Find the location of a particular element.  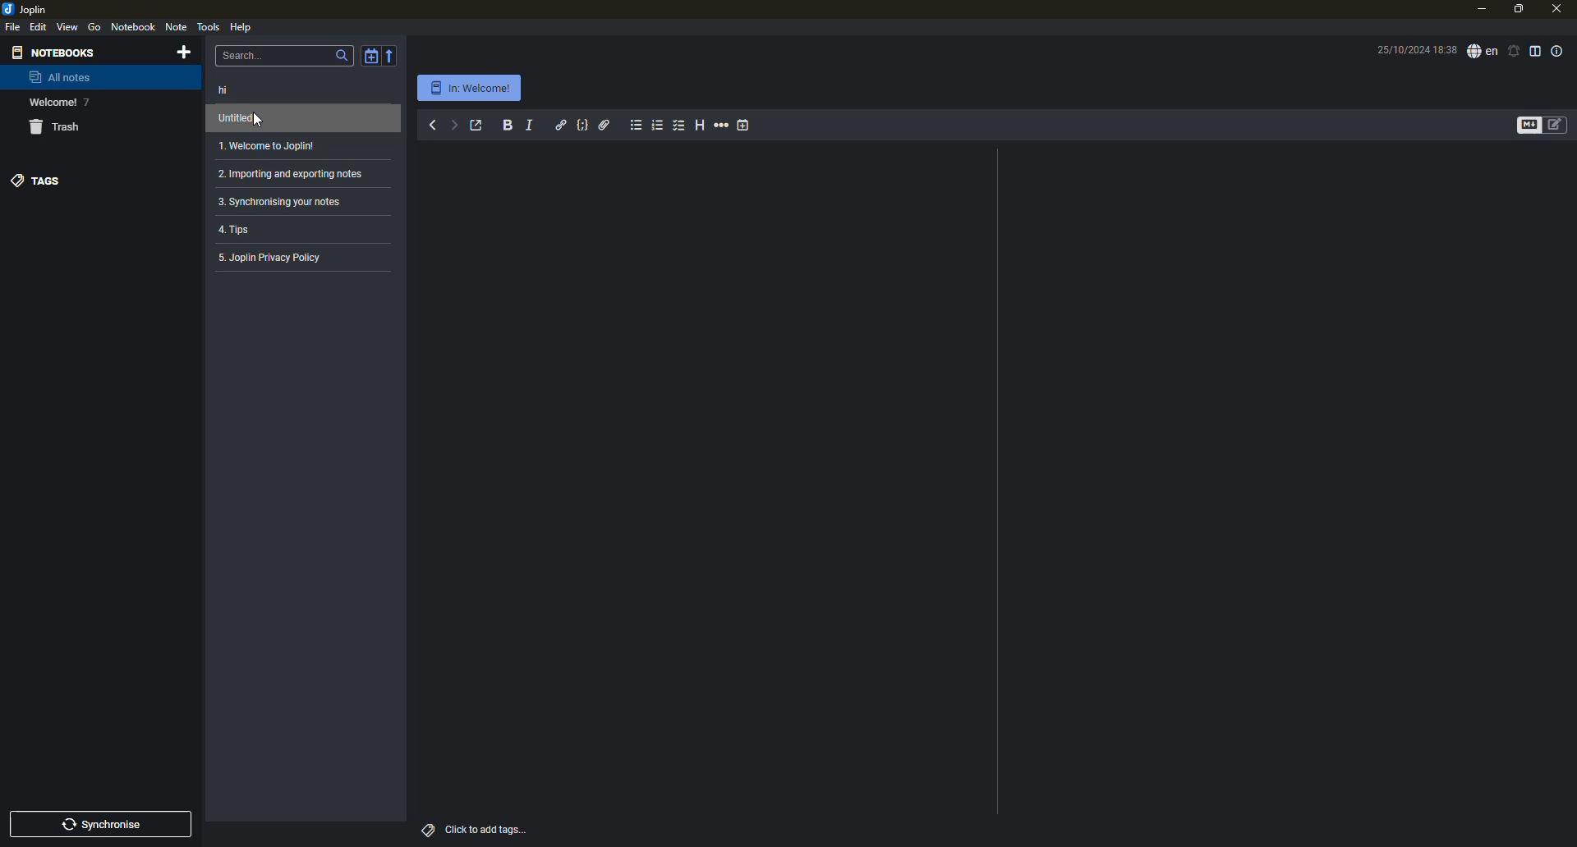

search bar is located at coordinates (286, 54).